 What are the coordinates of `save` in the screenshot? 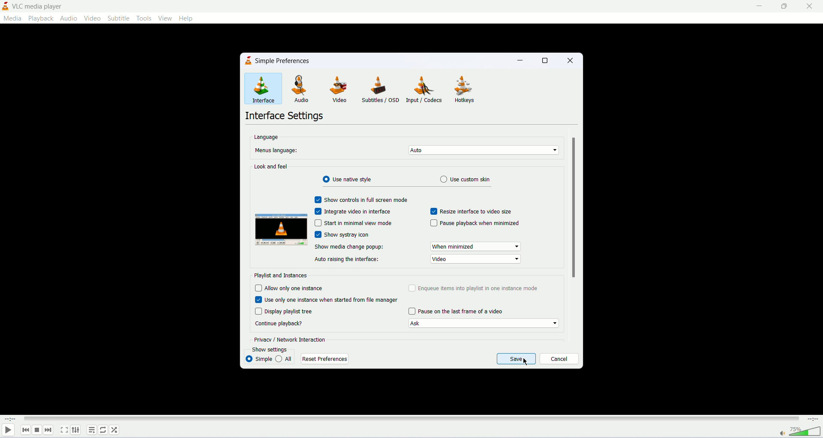 It's located at (517, 359).